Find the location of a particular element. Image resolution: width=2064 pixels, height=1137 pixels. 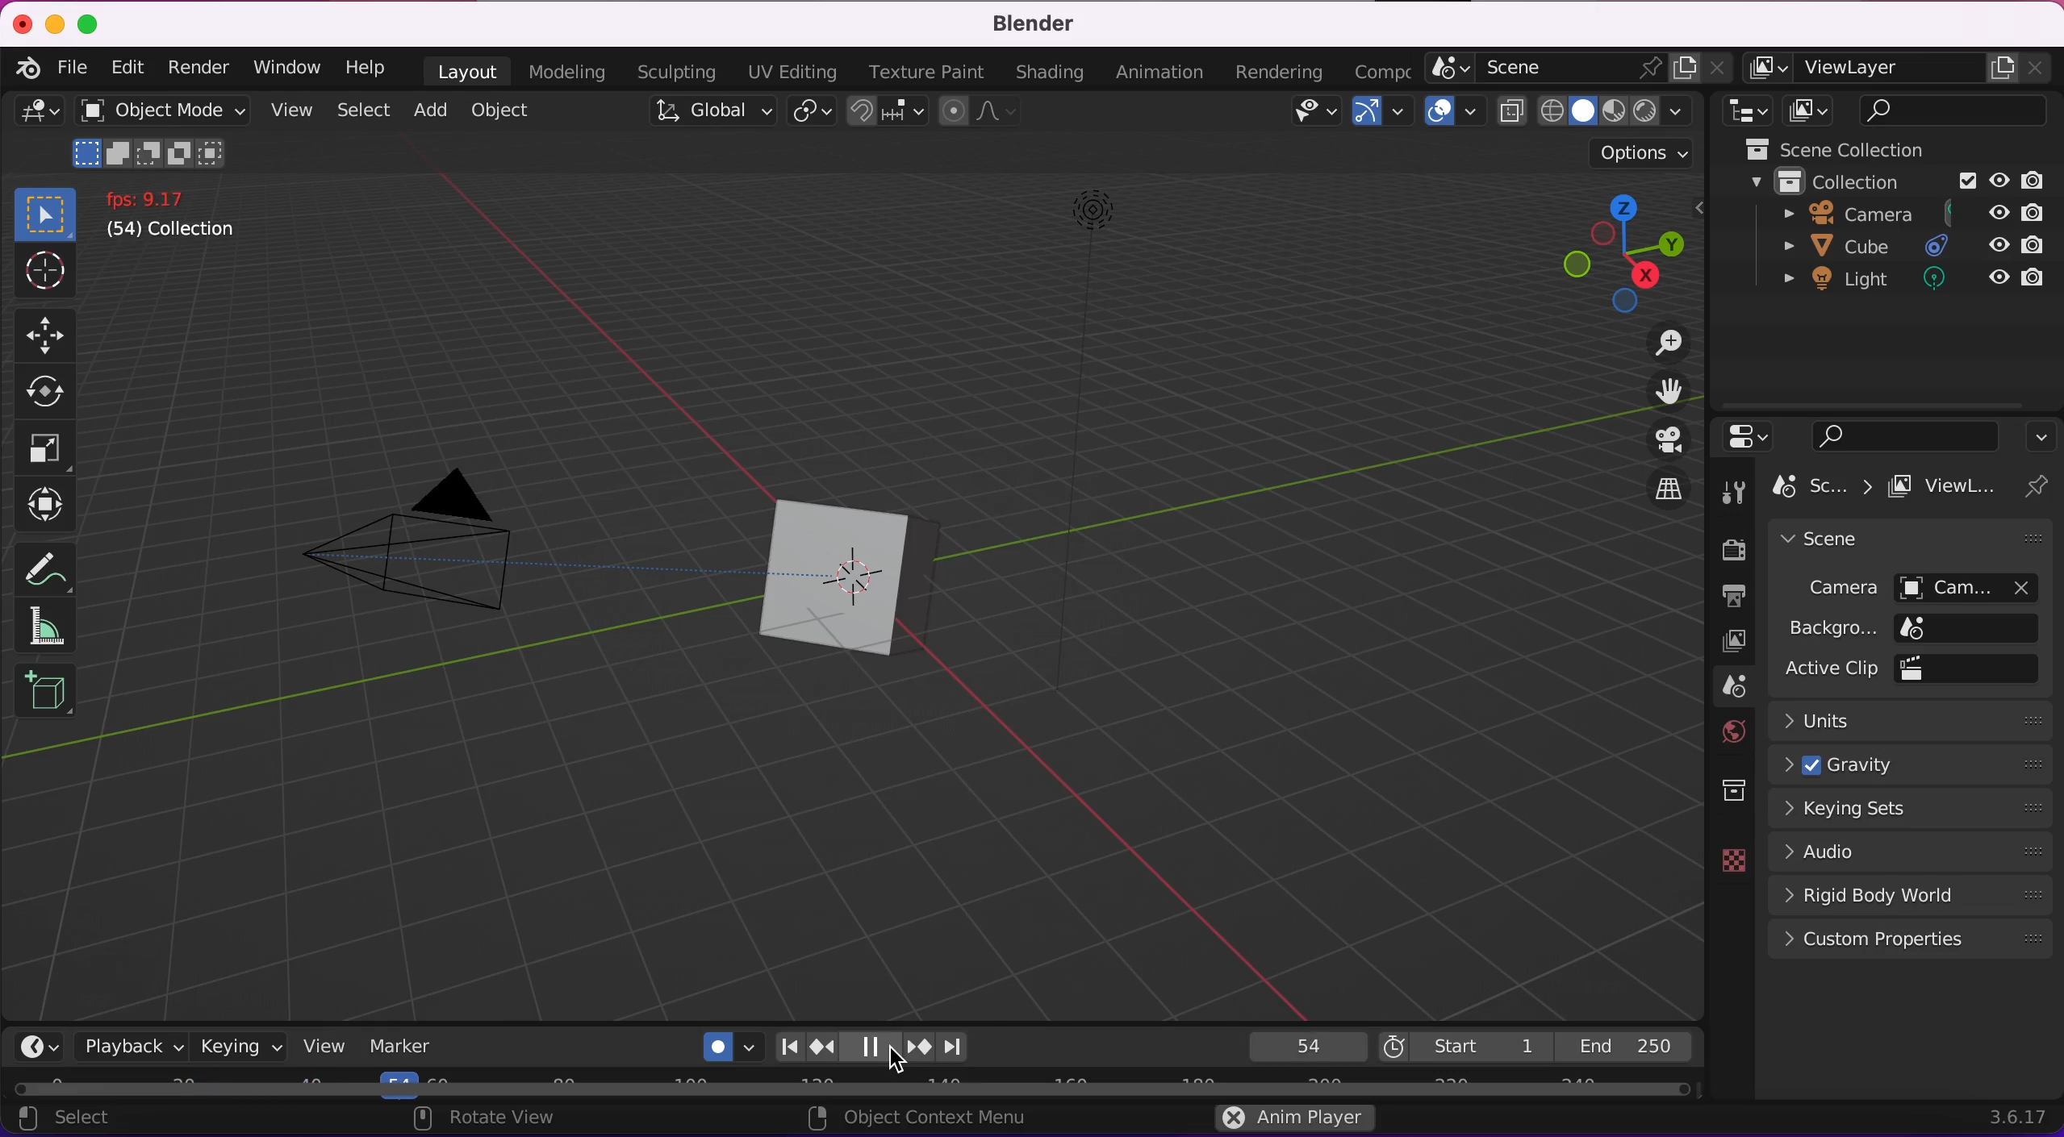

sculpting is located at coordinates (674, 73).